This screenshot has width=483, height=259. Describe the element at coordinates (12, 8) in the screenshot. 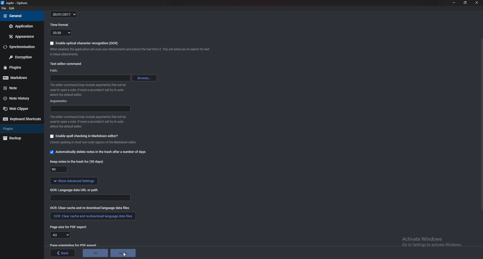

I see `Edit` at that location.